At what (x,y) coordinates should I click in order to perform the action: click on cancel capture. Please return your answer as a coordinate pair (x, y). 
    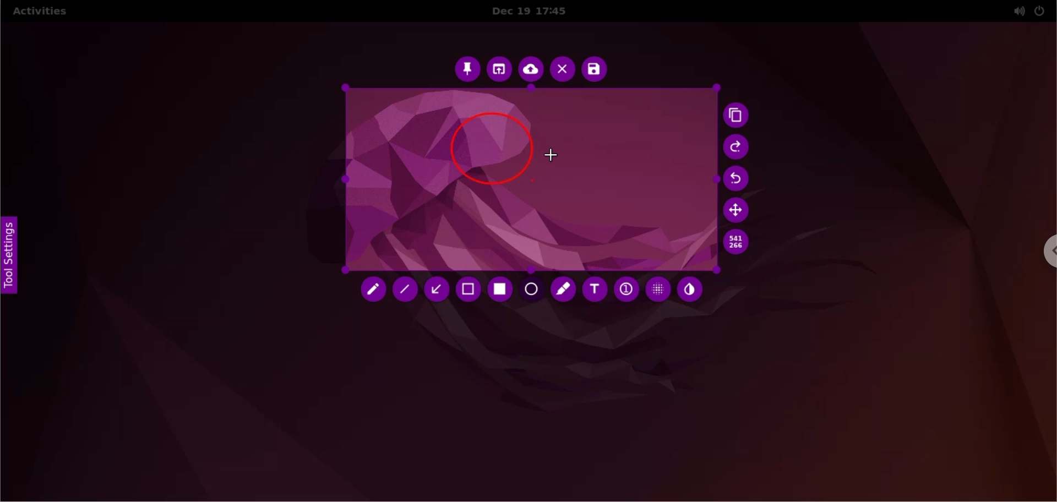
    Looking at the image, I should click on (562, 70).